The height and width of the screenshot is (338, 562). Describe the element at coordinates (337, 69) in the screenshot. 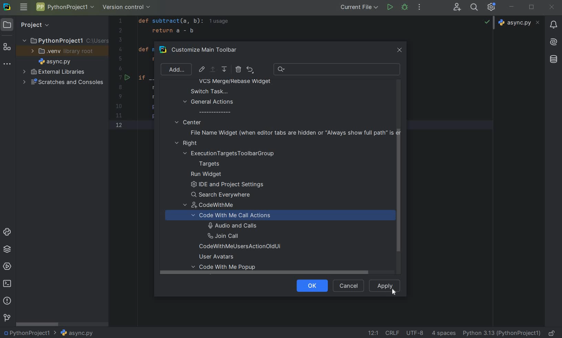

I see `RECENT SEARCH` at that location.